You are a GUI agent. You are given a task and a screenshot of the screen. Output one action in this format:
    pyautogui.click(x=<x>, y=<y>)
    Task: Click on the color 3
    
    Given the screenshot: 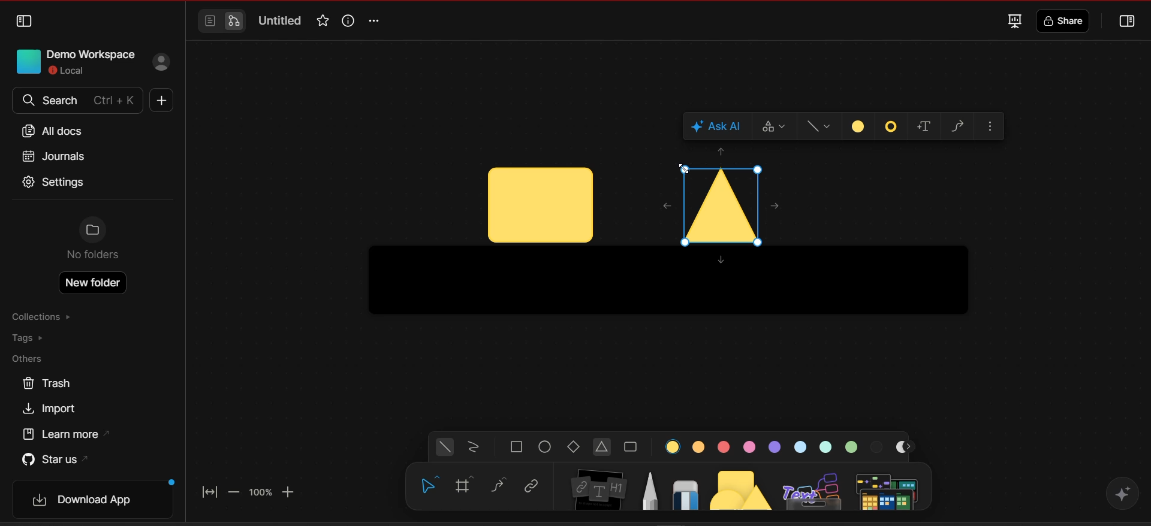 What is the action you would take?
    pyautogui.click(x=723, y=448)
    